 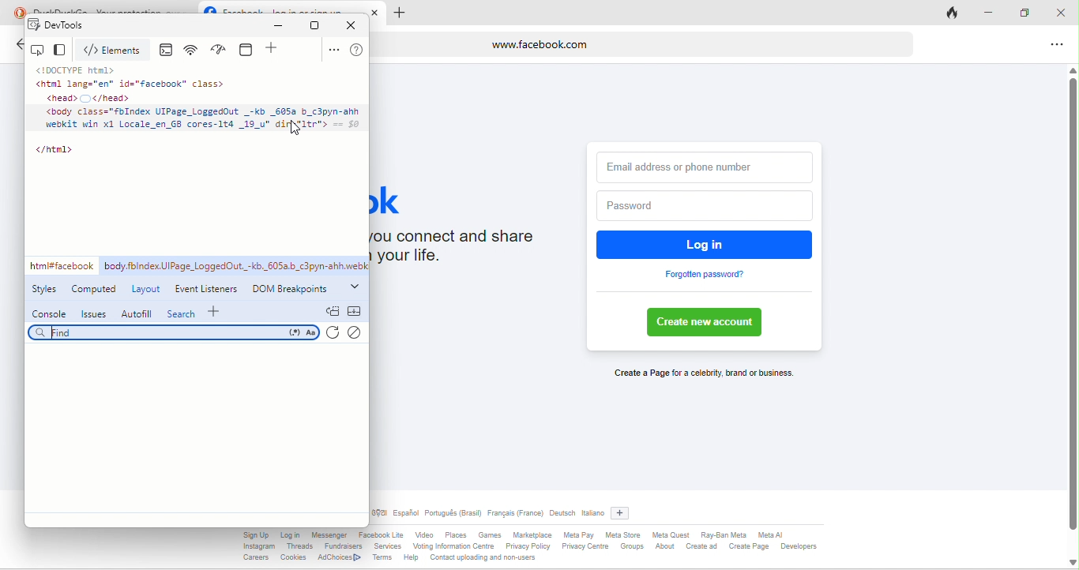 What do you see at coordinates (335, 334) in the screenshot?
I see `refresh` at bounding box center [335, 334].